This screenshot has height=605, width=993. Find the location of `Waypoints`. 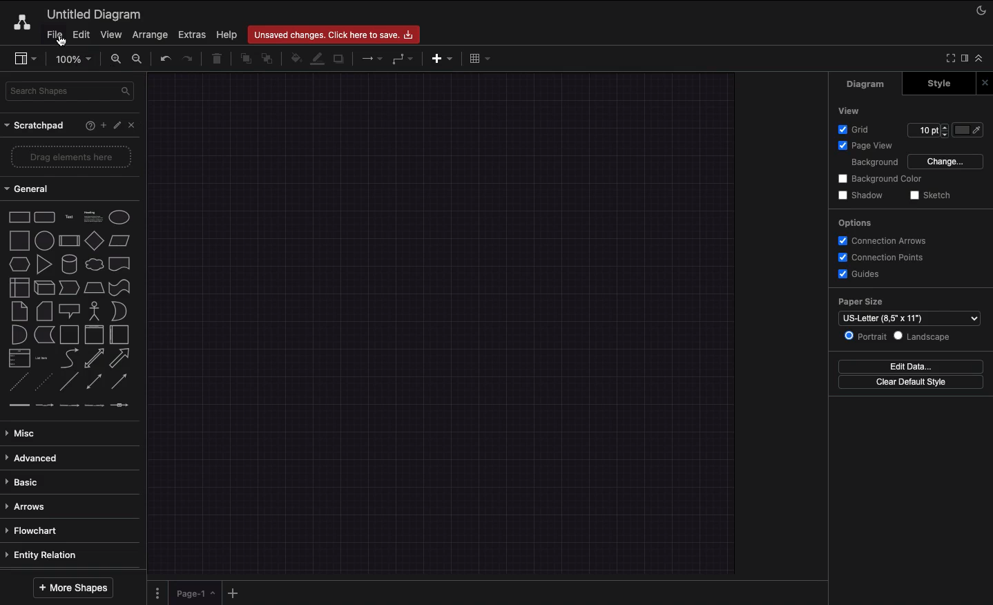

Waypoints is located at coordinates (403, 60).